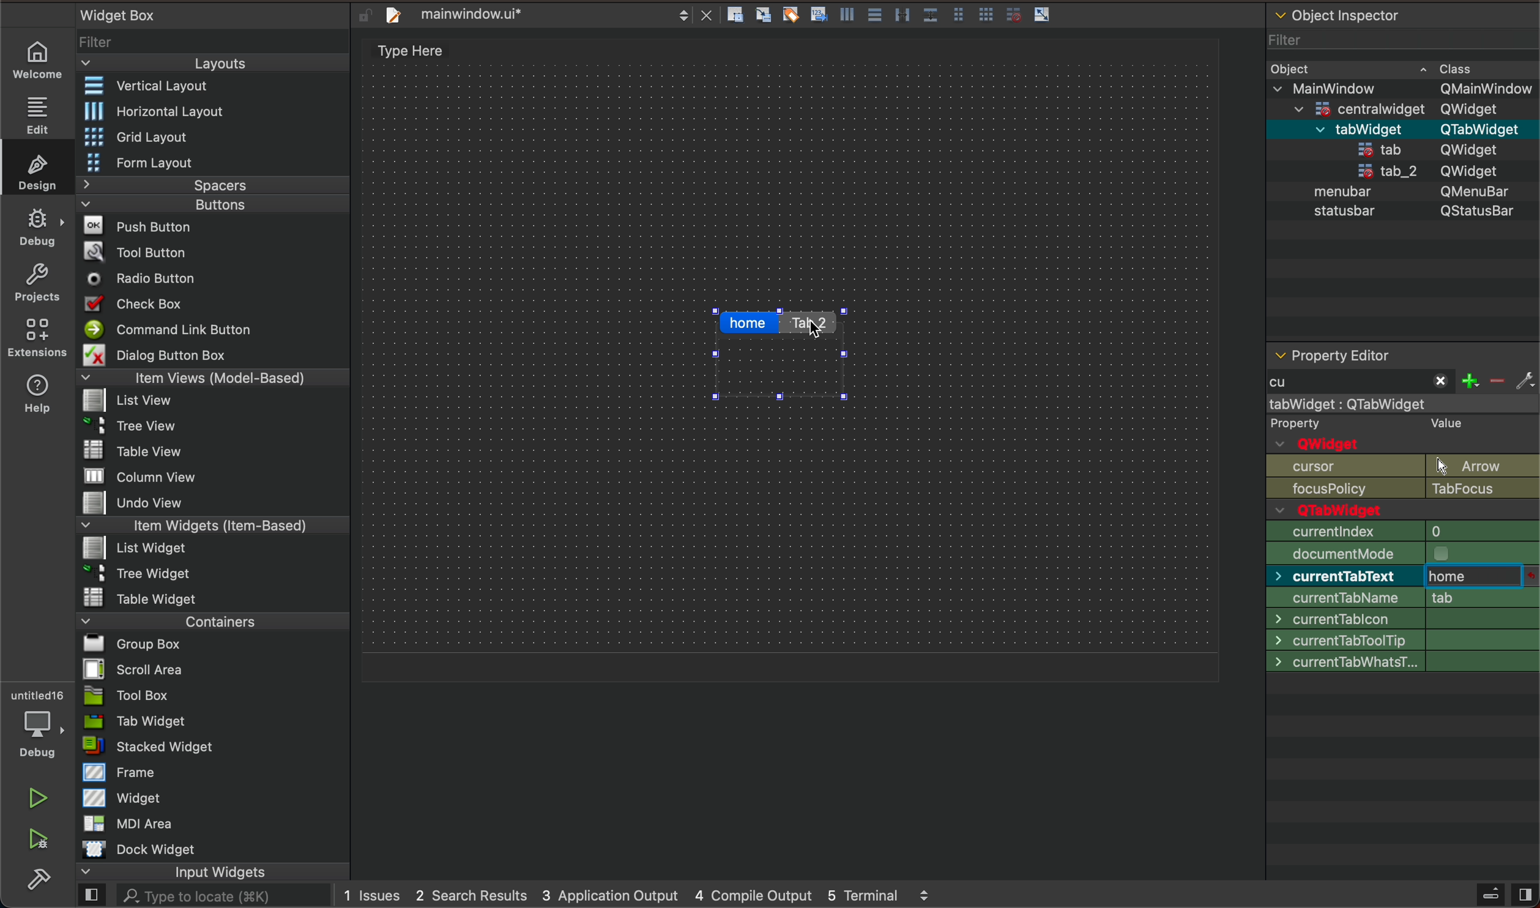 This screenshot has height=908, width=1540. I want to click on  Form Layout, so click(142, 163).